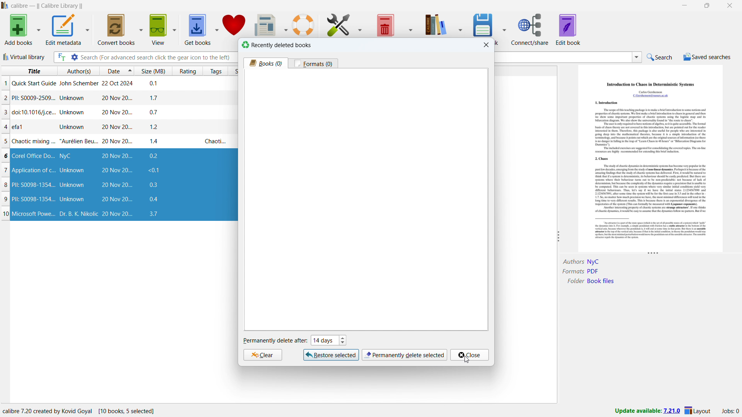  I want to click on recently deleted books, so click(276, 45).